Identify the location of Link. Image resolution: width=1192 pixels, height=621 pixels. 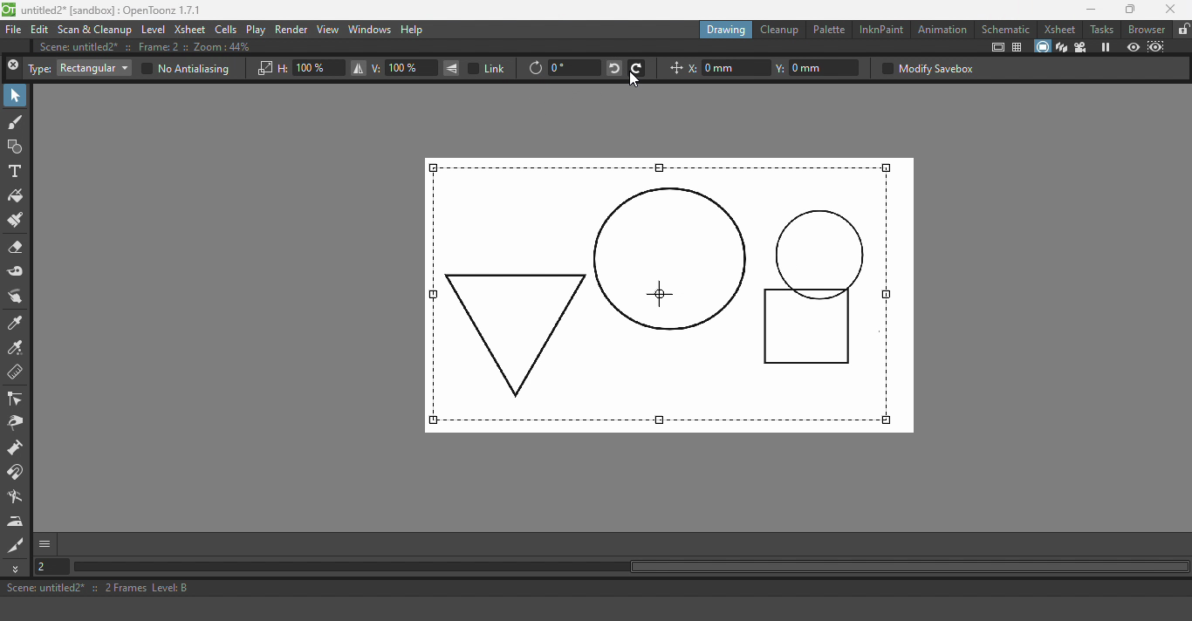
(489, 68).